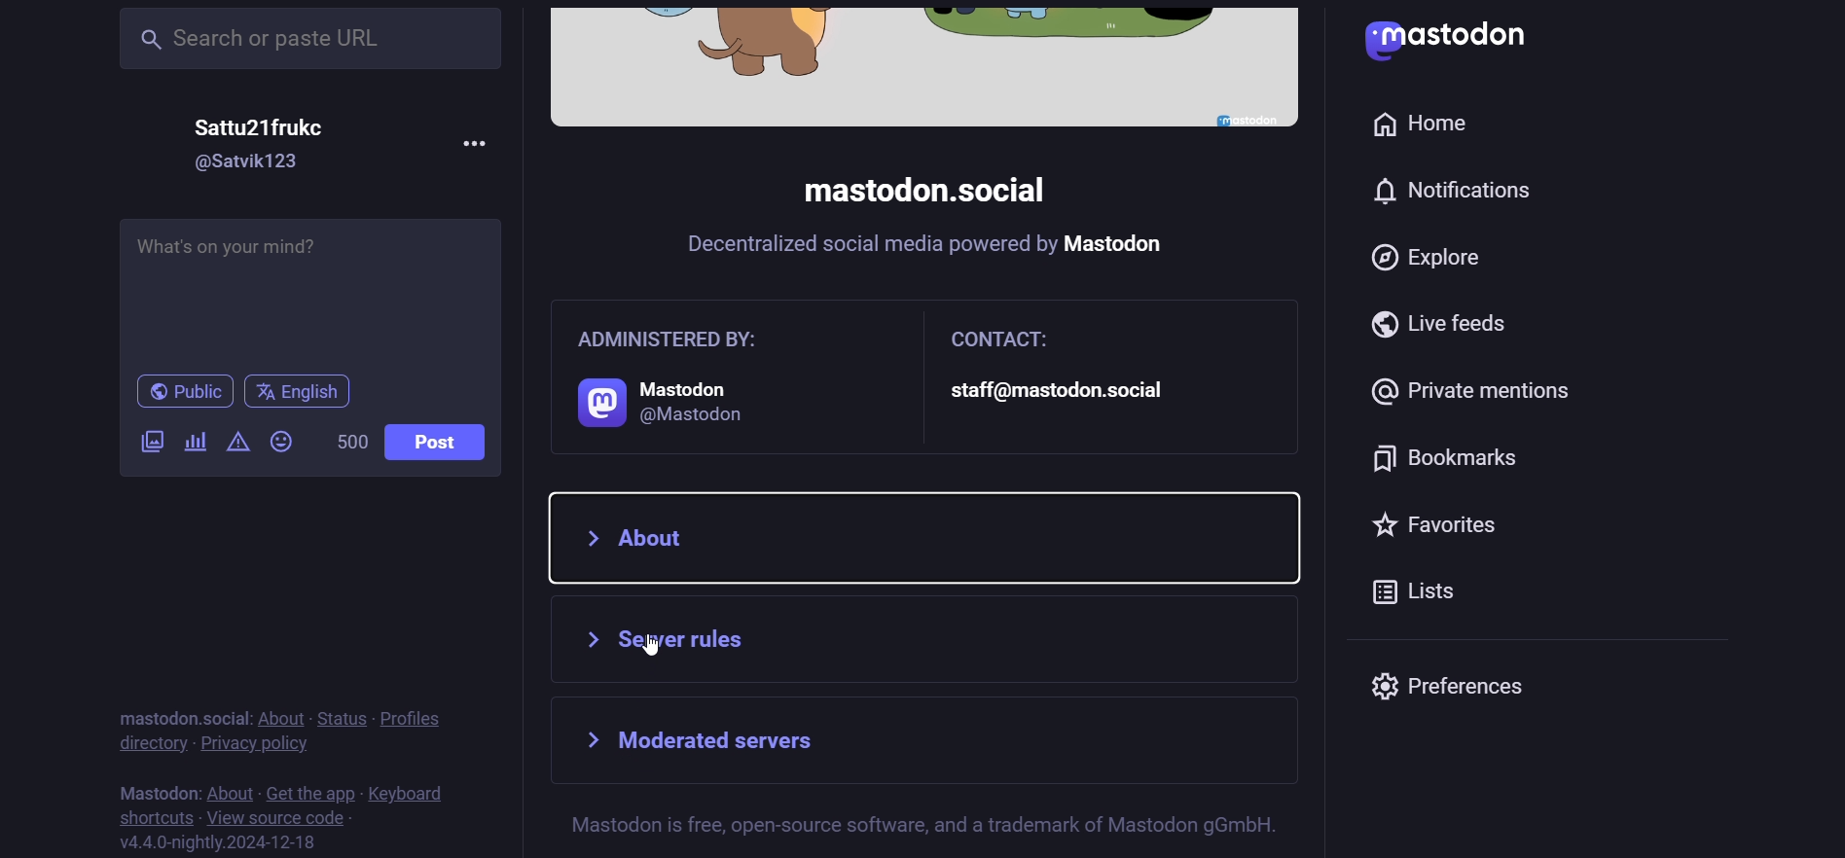  Describe the element at coordinates (444, 442) in the screenshot. I see `post` at that location.